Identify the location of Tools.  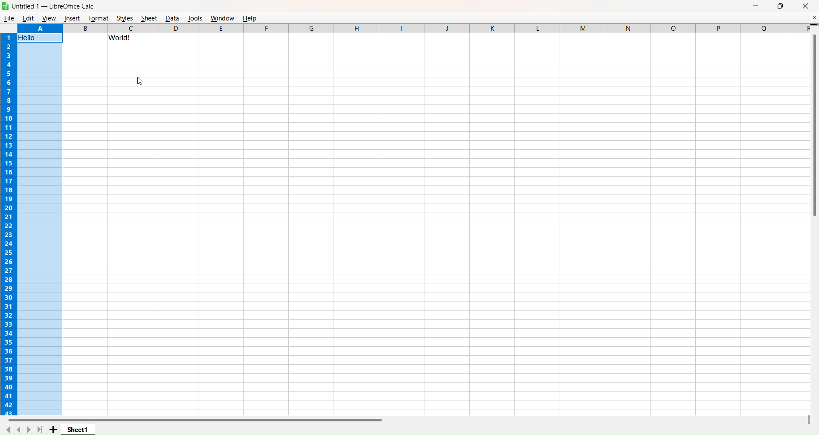
(195, 17).